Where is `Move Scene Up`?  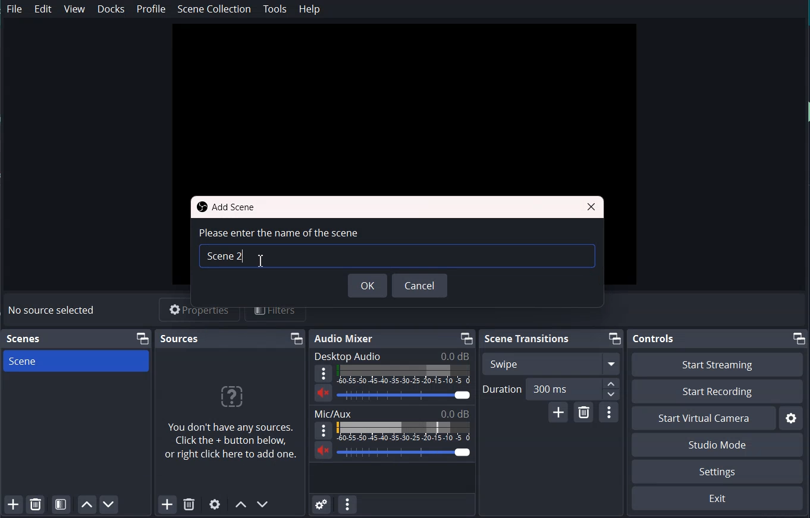 Move Scene Up is located at coordinates (85, 504).